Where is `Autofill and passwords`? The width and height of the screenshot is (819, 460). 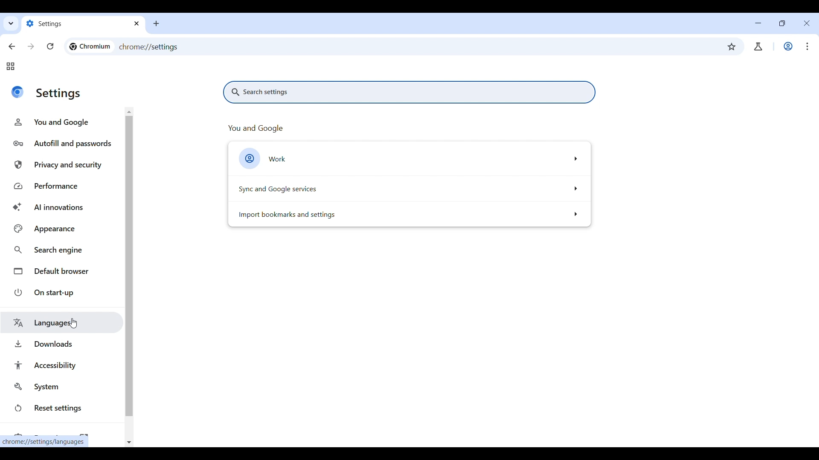
Autofill and passwords is located at coordinates (63, 144).